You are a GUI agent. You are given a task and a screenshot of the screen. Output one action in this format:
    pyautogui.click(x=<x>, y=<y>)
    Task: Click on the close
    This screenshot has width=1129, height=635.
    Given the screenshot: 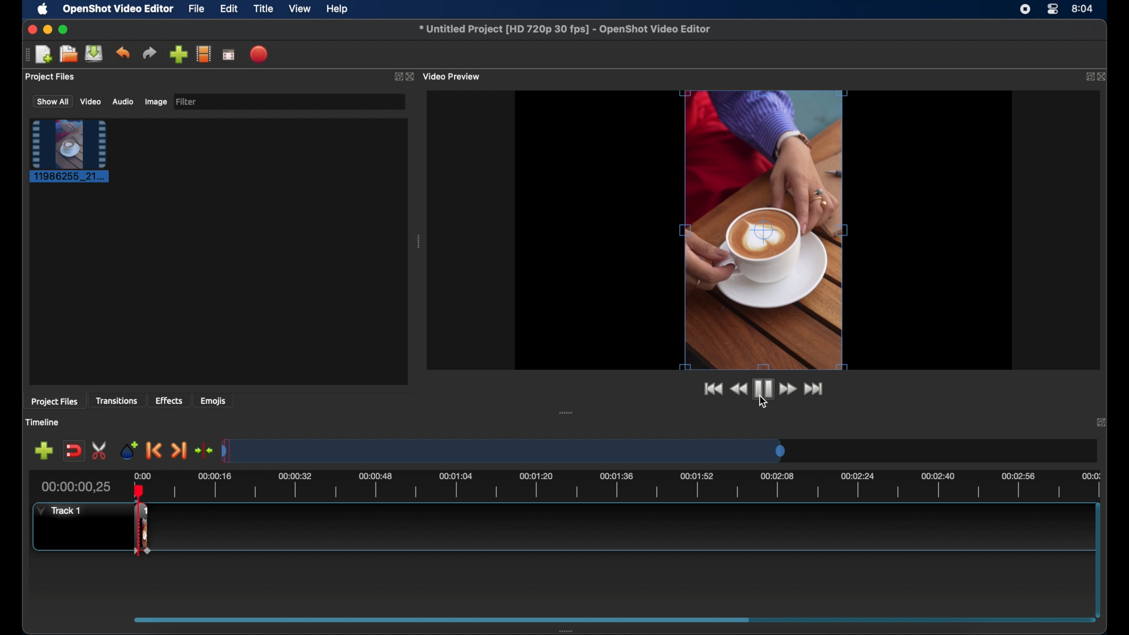 What is the action you would take?
    pyautogui.click(x=1104, y=77)
    